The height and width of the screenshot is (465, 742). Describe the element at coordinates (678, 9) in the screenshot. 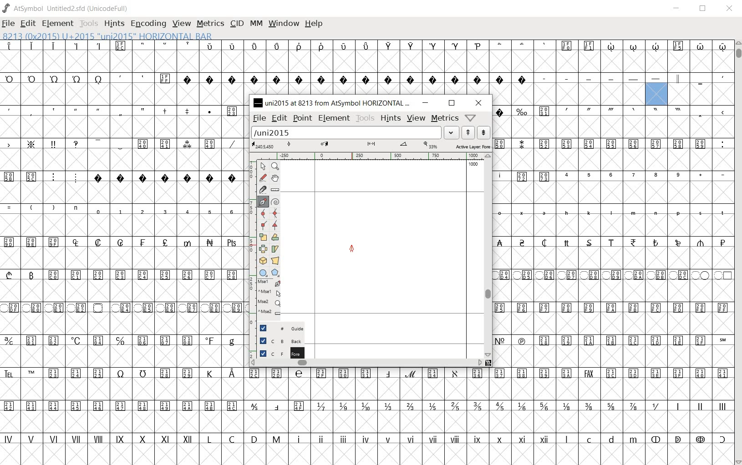

I see `MINIMIZE` at that location.